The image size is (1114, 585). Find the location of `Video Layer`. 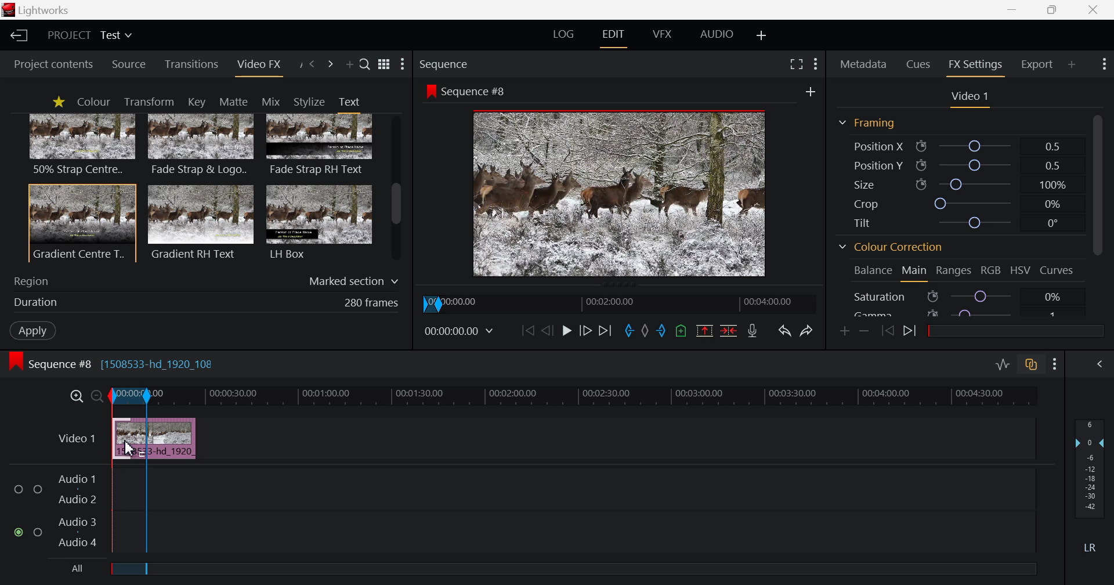

Video Layer is located at coordinates (75, 436).